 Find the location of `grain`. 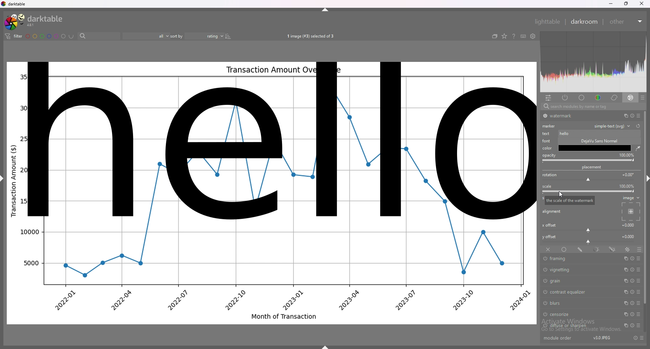

grain is located at coordinates (577, 280).